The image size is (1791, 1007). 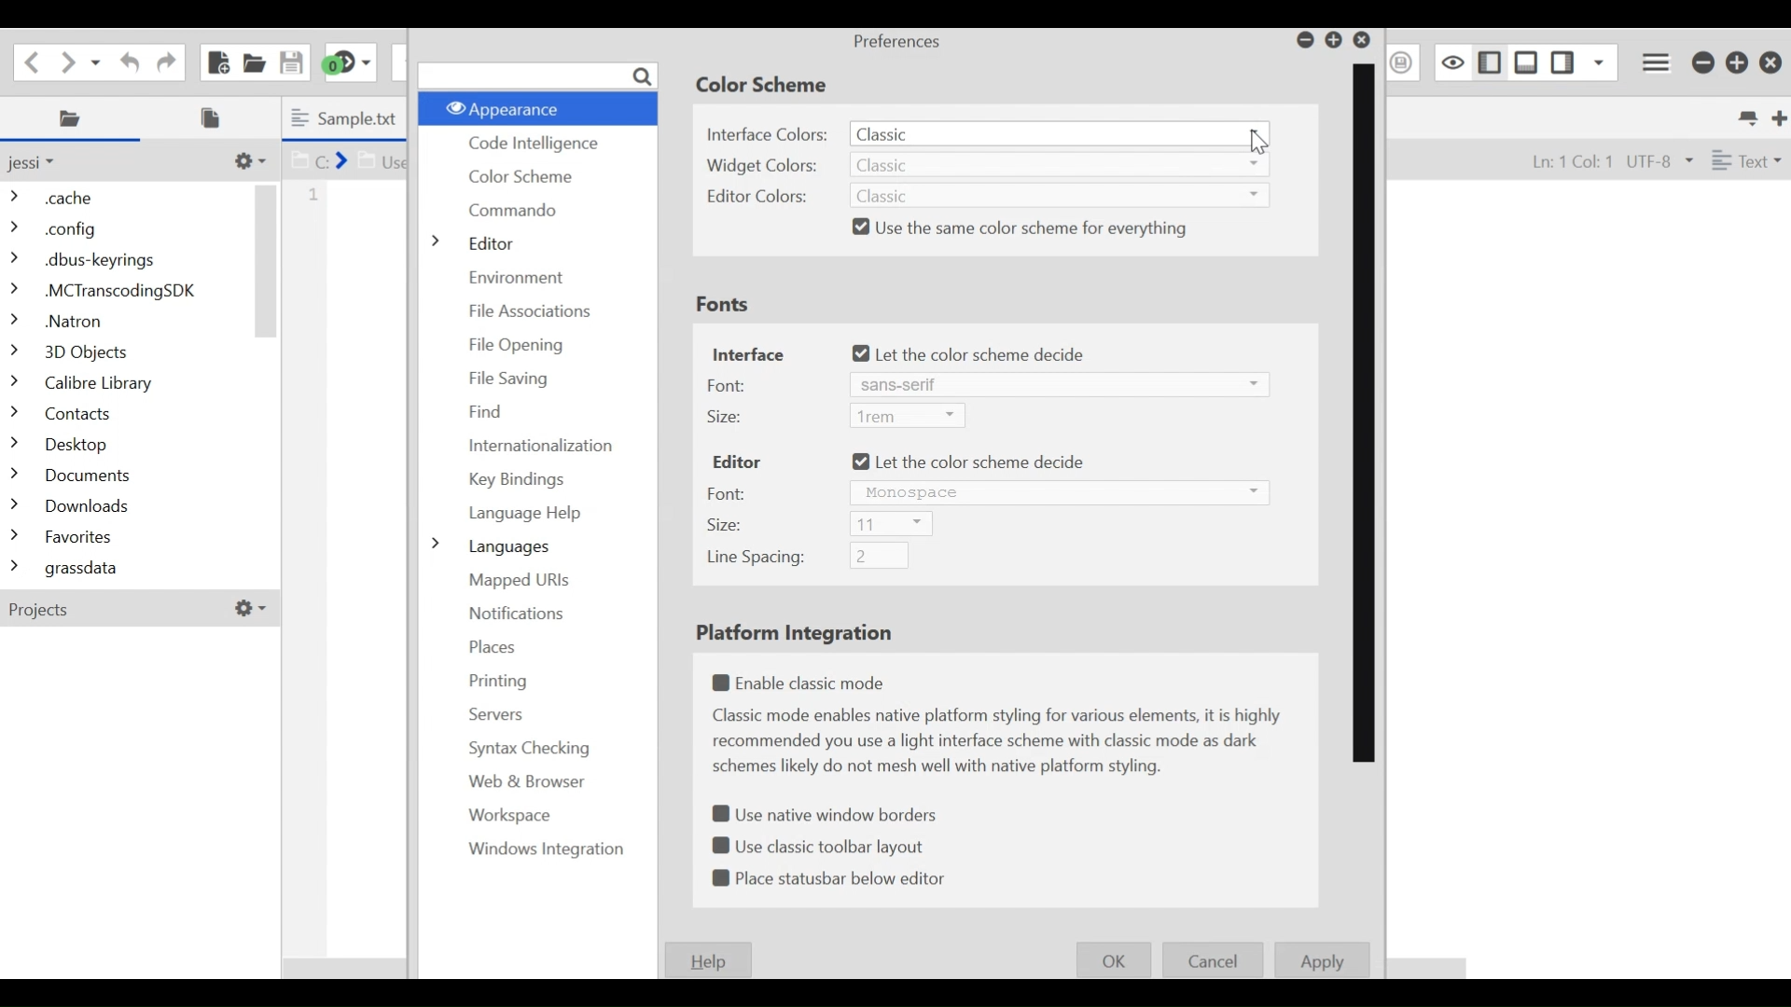 What do you see at coordinates (723, 307) in the screenshot?
I see `Fonts` at bounding box center [723, 307].